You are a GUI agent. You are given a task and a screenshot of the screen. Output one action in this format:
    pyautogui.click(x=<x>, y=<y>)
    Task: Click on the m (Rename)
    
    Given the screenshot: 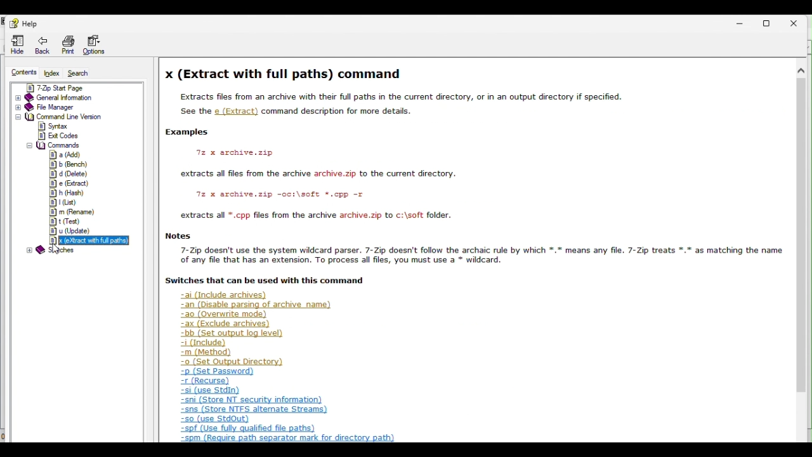 What is the action you would take?
    pyautogui.click(x=73, y=211)
    